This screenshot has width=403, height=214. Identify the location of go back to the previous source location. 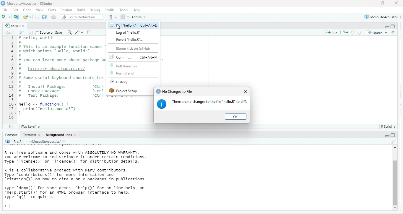
(8, 33).